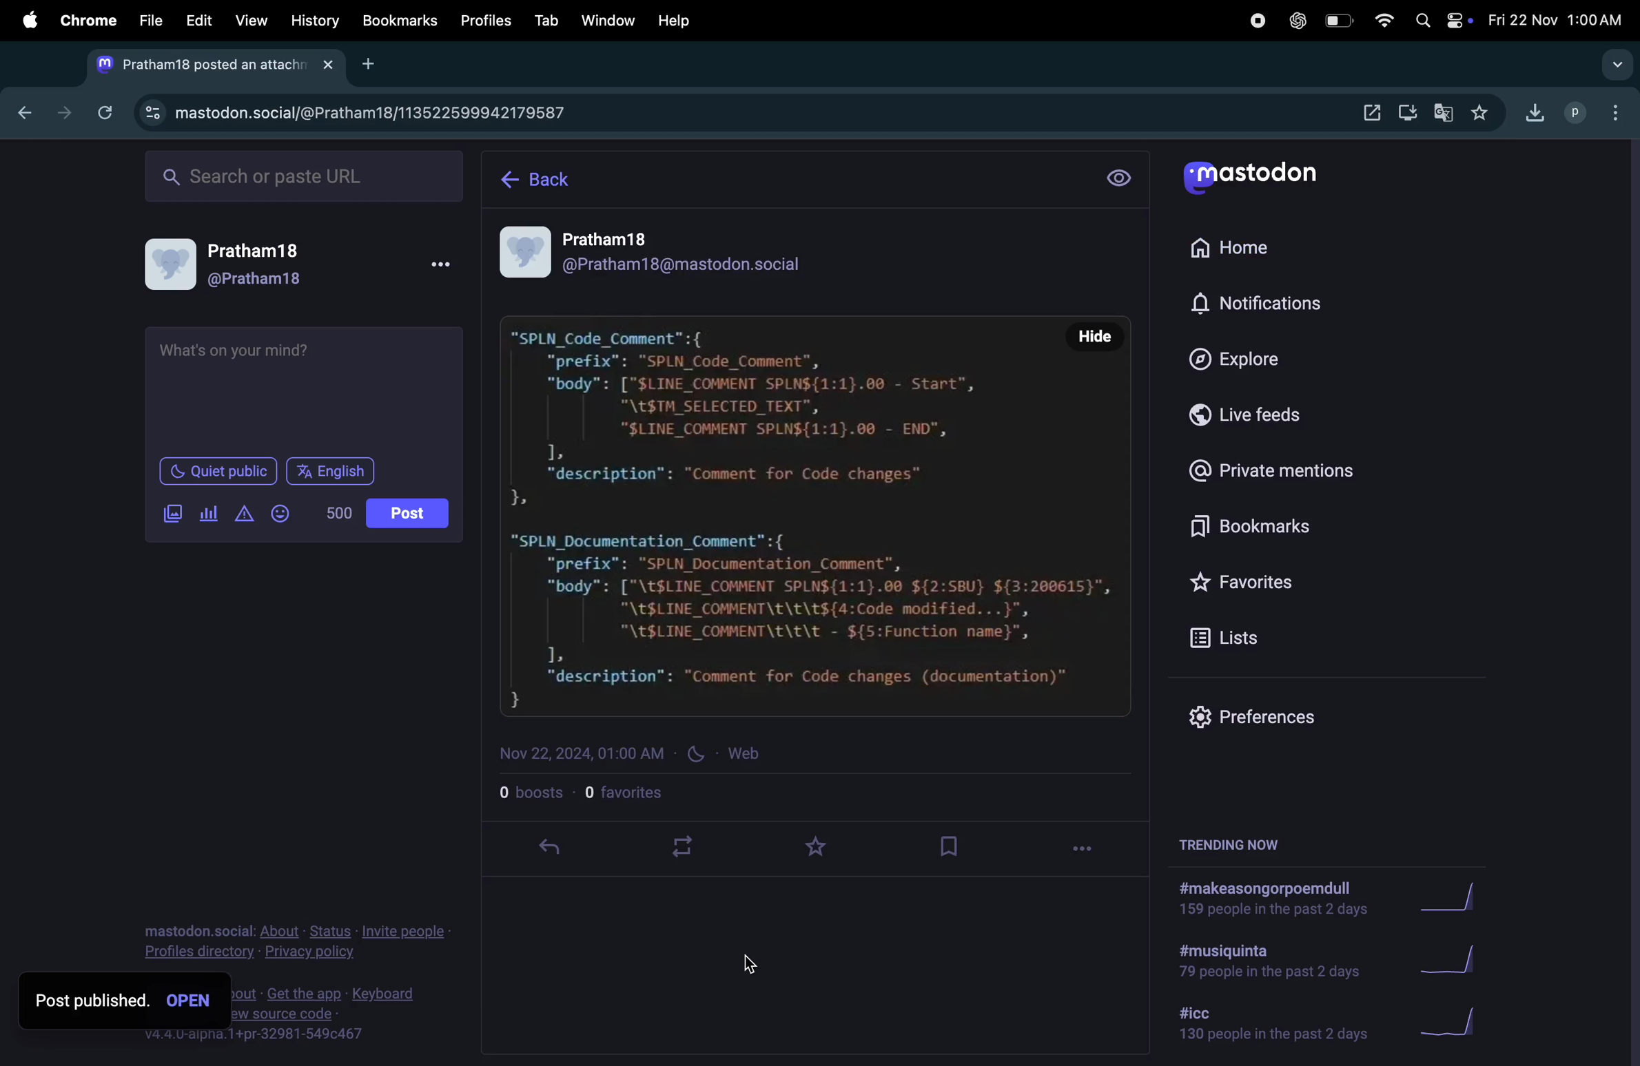 This screenshot has height=1066, width=1640. Describe the element at coordinates (197, 930) in the screenshot. I see `mastodon.social` at that location.